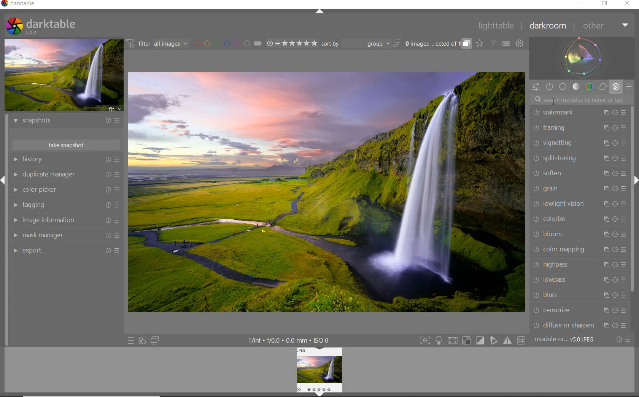 The height and width of the screenshot is (397, 639). I want to click on QUICK ACCESS PANEL, so click(536, 87).